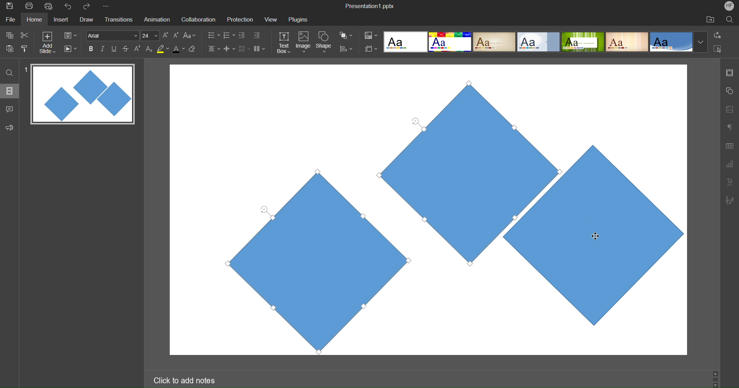 The width and height of the screenshot is (739, 388). Describe the element at coordinates (213, 48) in the screenshot. I see `Alignment` at that location.